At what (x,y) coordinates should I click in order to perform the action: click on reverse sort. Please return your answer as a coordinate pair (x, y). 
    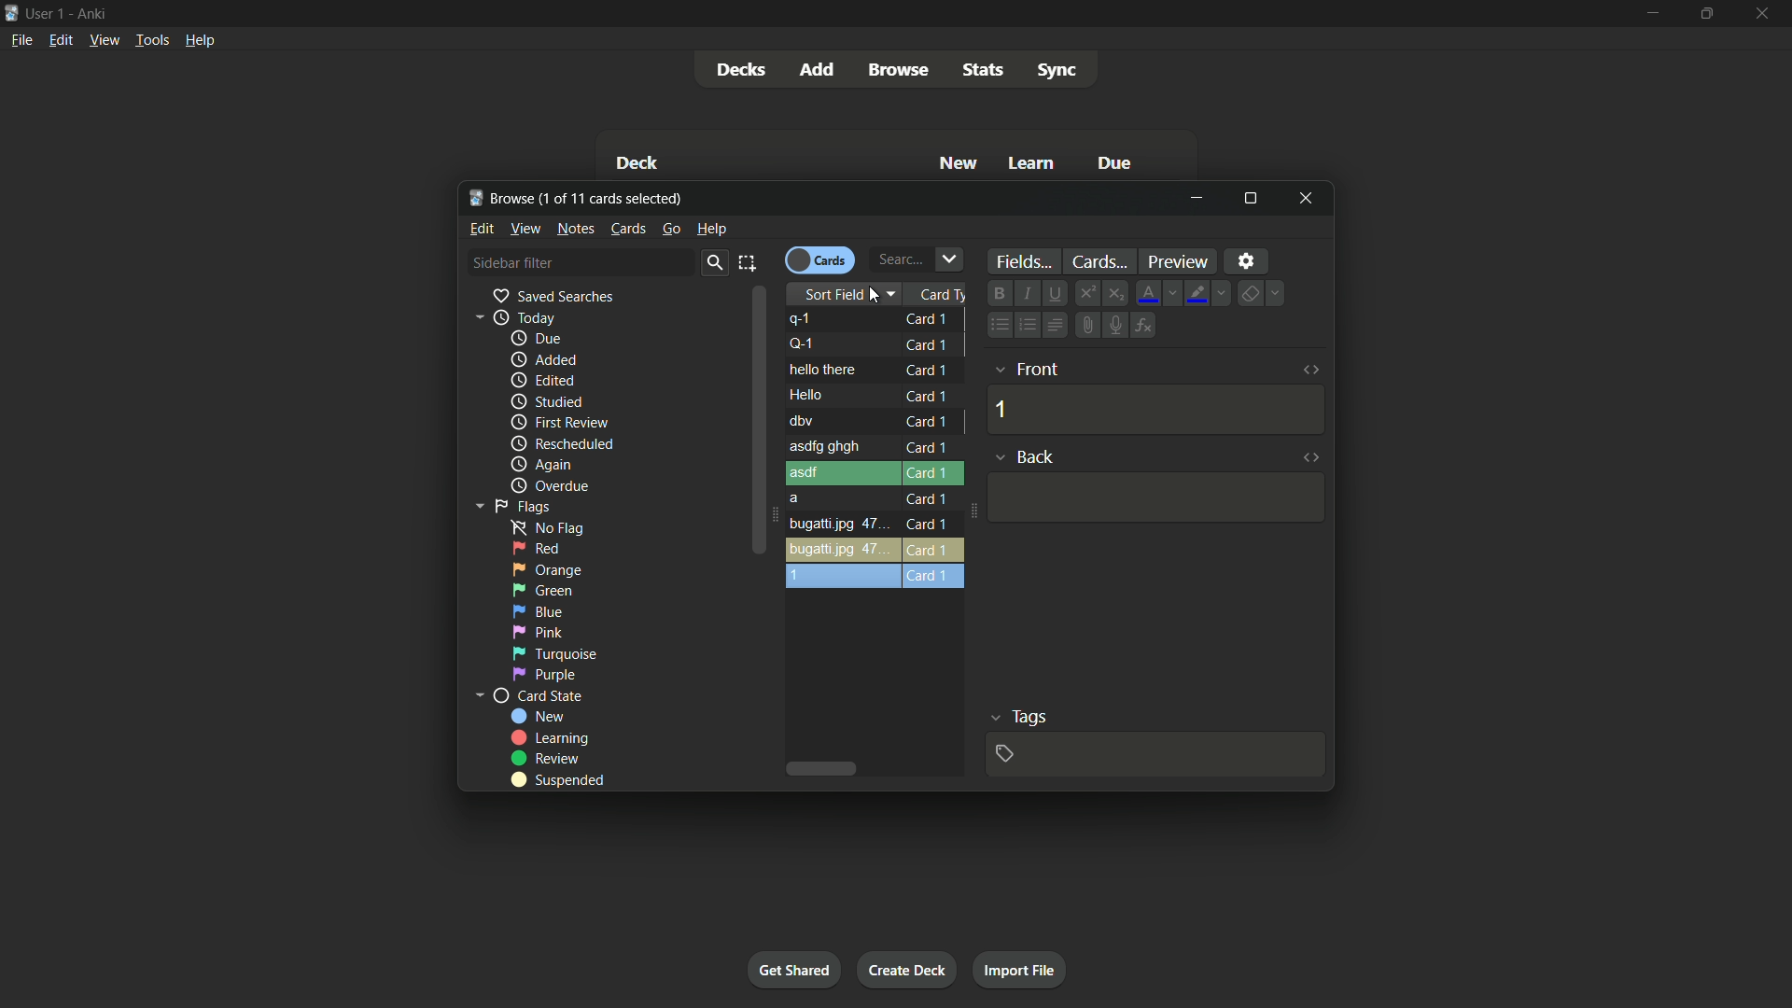
    Looking at the image, I should click on (874, 450).